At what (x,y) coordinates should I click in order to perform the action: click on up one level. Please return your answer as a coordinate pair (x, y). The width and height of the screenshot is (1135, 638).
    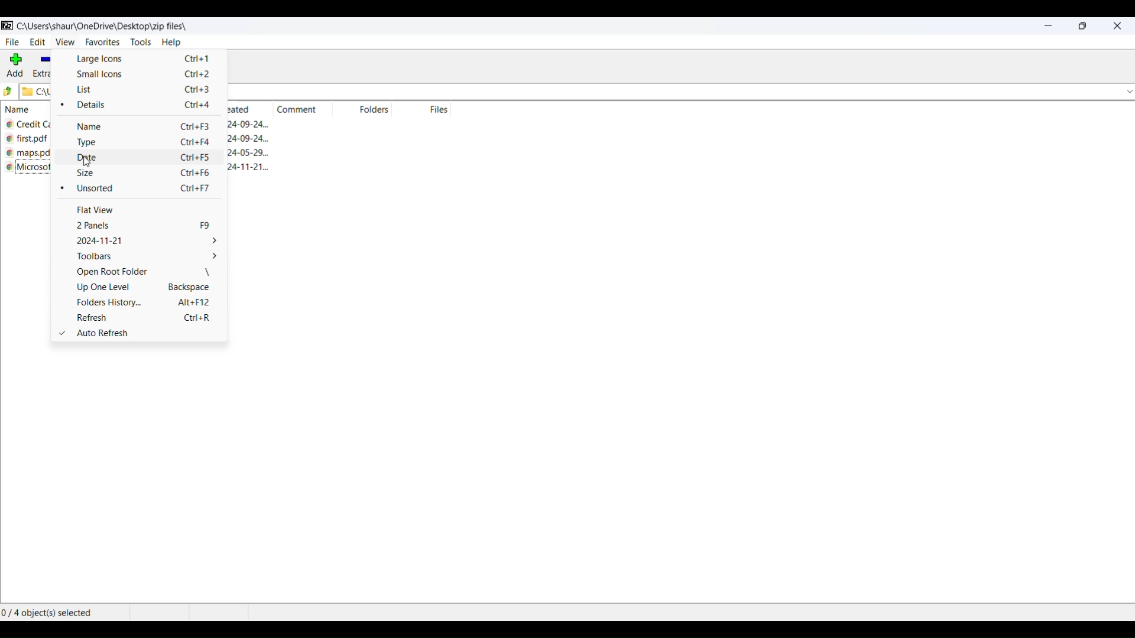
    Looking at the image, I should click on (144, 289).